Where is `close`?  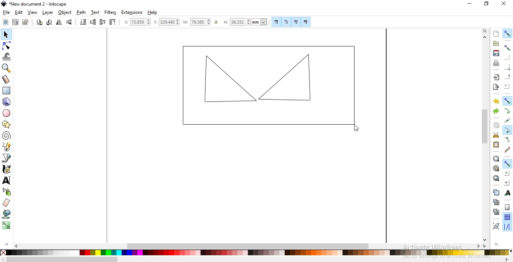
close is located at coordinates (503, 5).